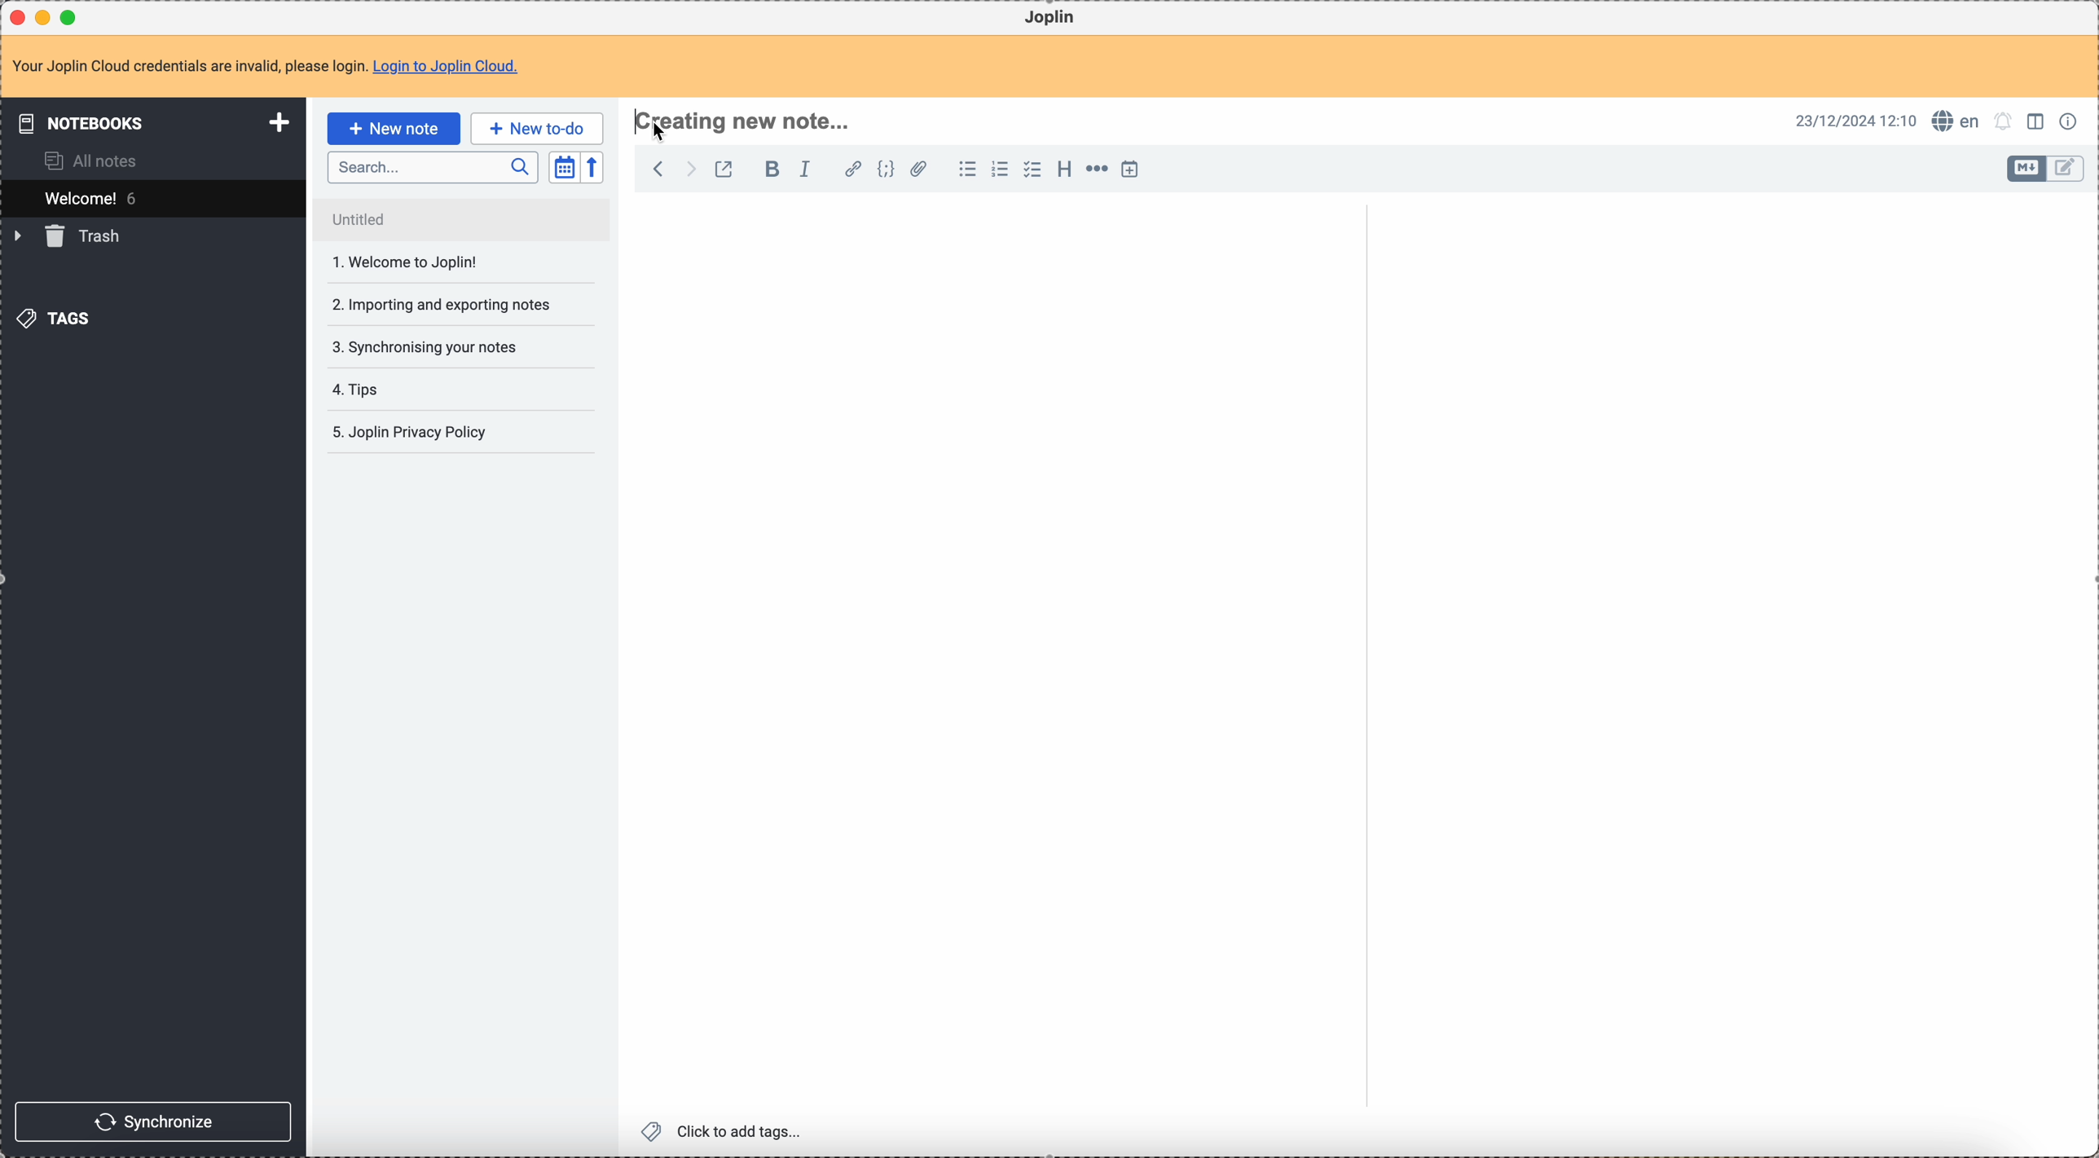 This screenshot has width=2099, height=1158. What do you see at coordinates (1724, 677) in the screenshot?
I see `body ` at bounding box center [1724, 677].